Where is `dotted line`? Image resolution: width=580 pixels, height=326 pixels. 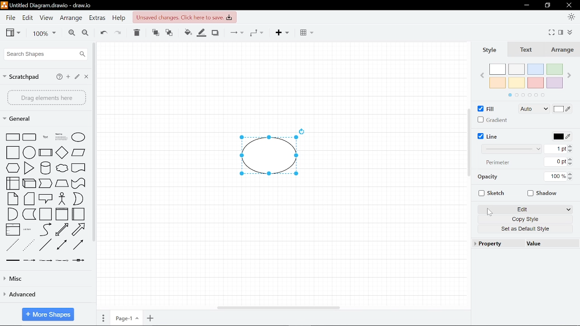
dotted line is located at coordinates (29, 244).